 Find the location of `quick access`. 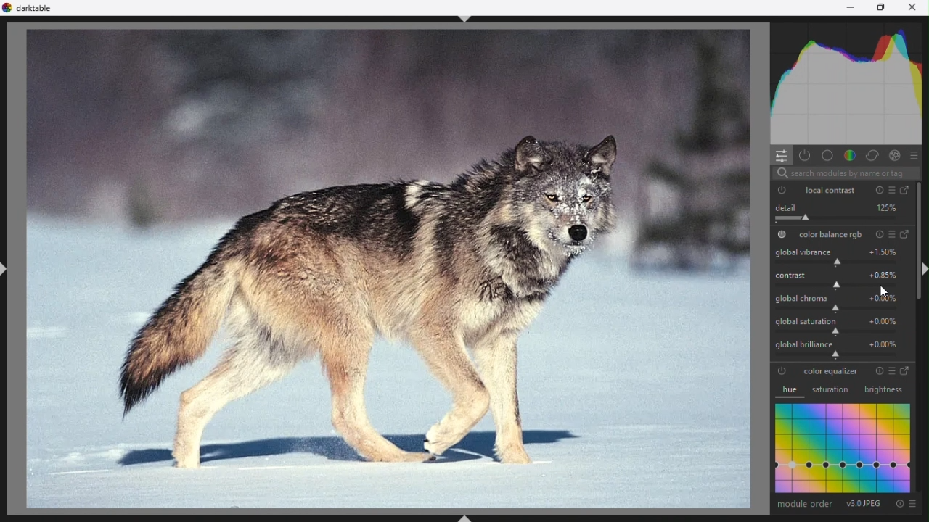

quick access is located at coordinates (778, 155).